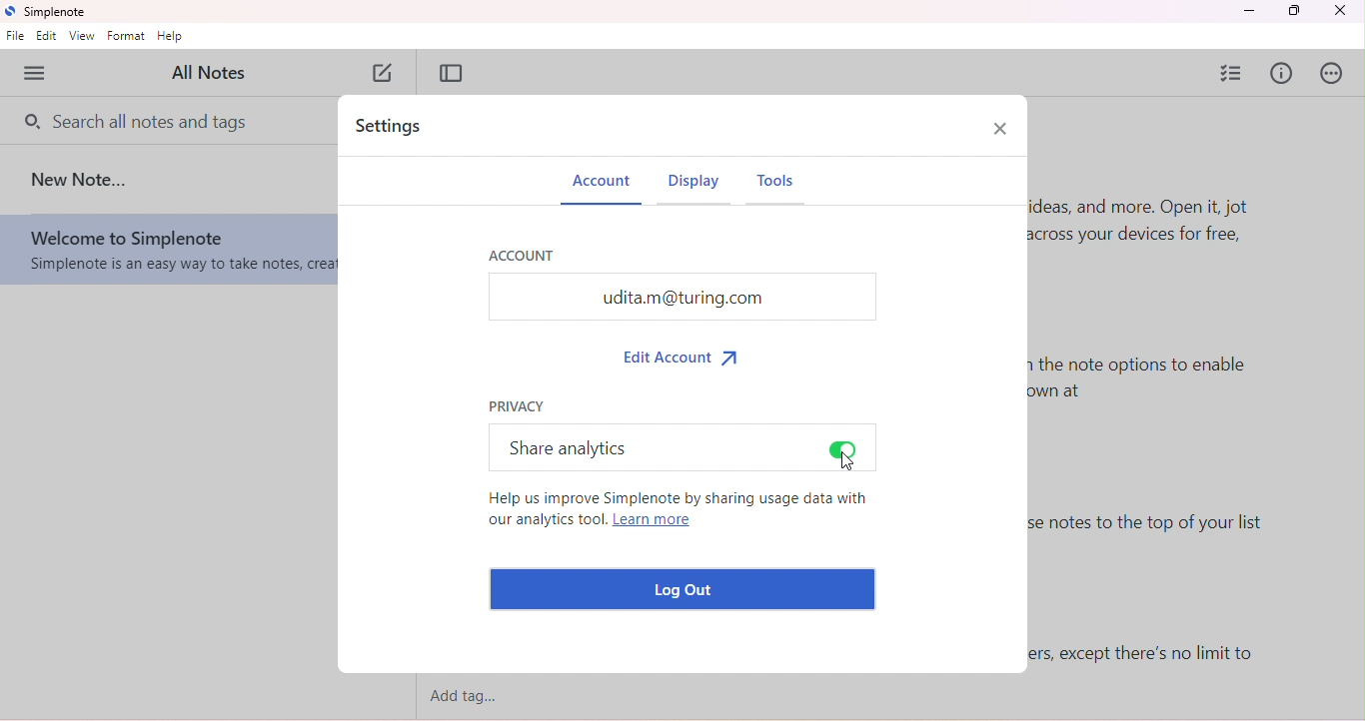  What do you see at coordinates (602, 185) in the screenshot?
I see `account` at bounding box center [602, 185].